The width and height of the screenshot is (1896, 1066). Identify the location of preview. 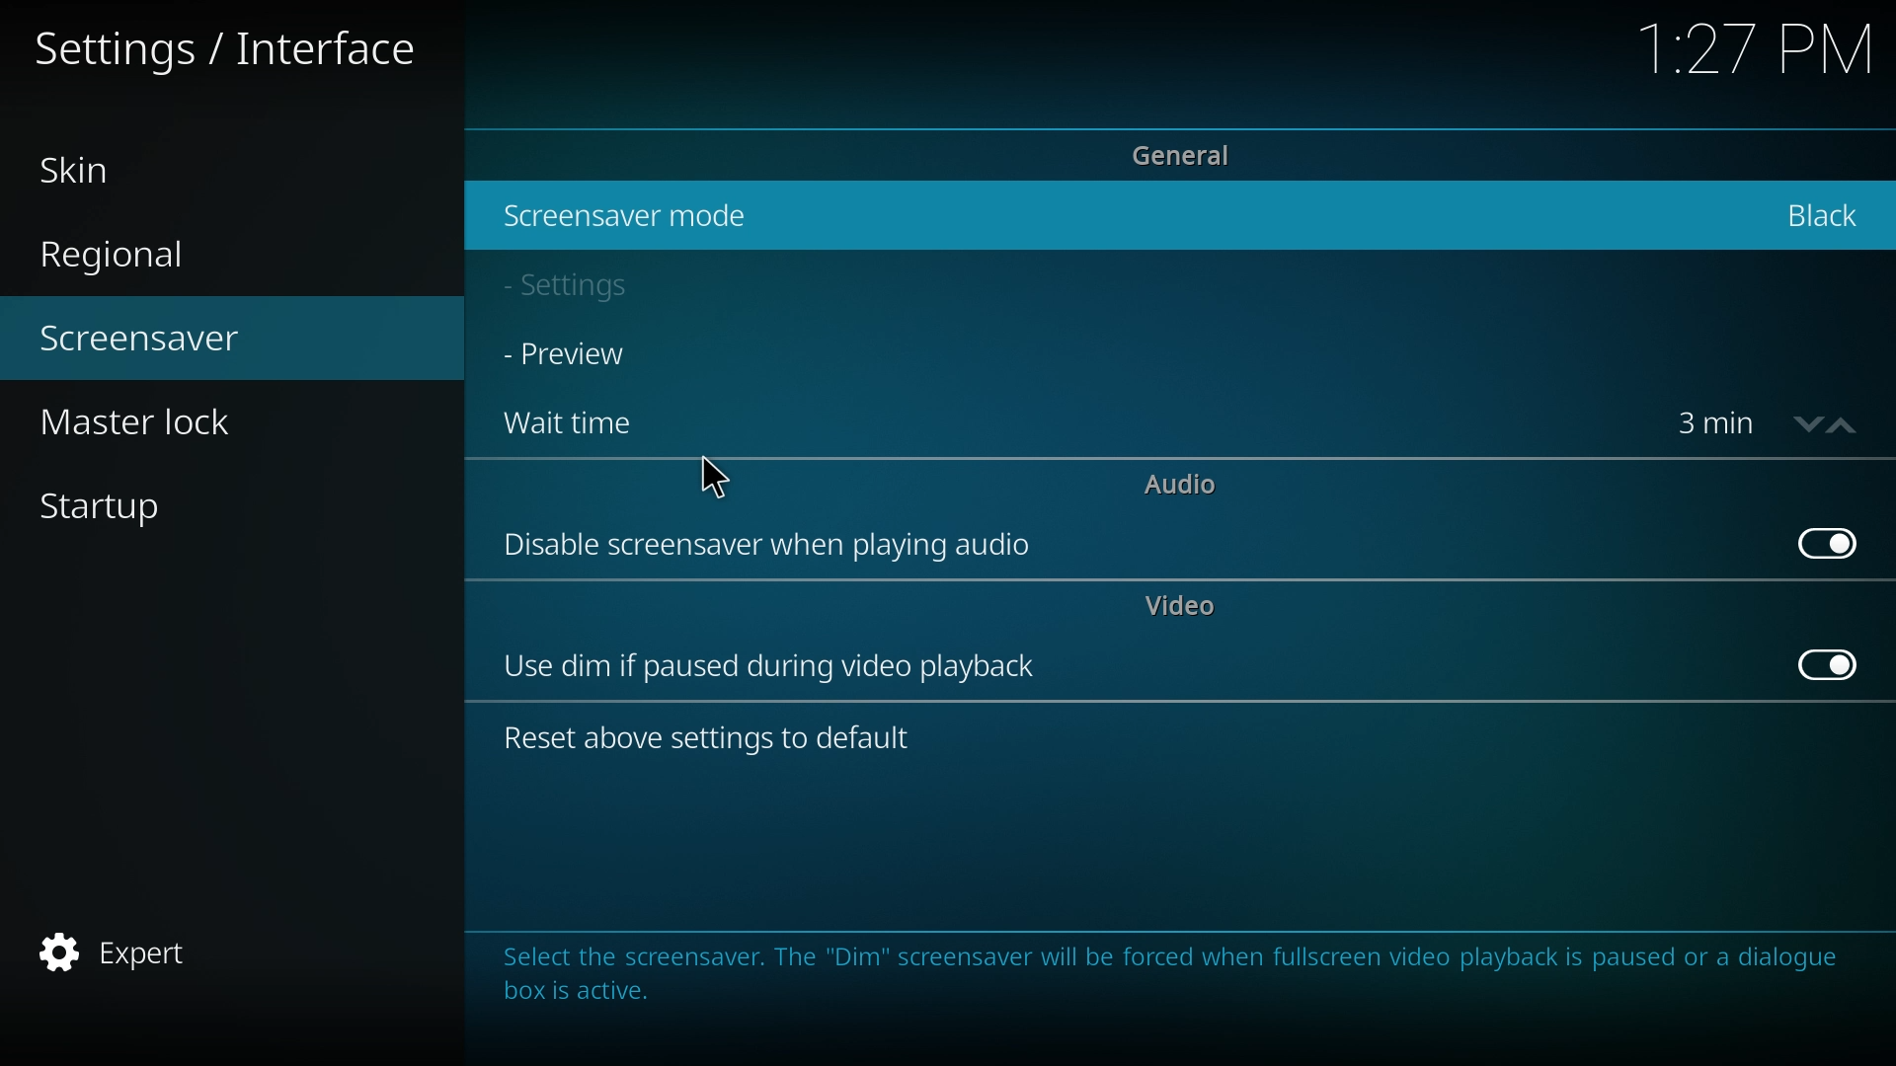
(594, 354).